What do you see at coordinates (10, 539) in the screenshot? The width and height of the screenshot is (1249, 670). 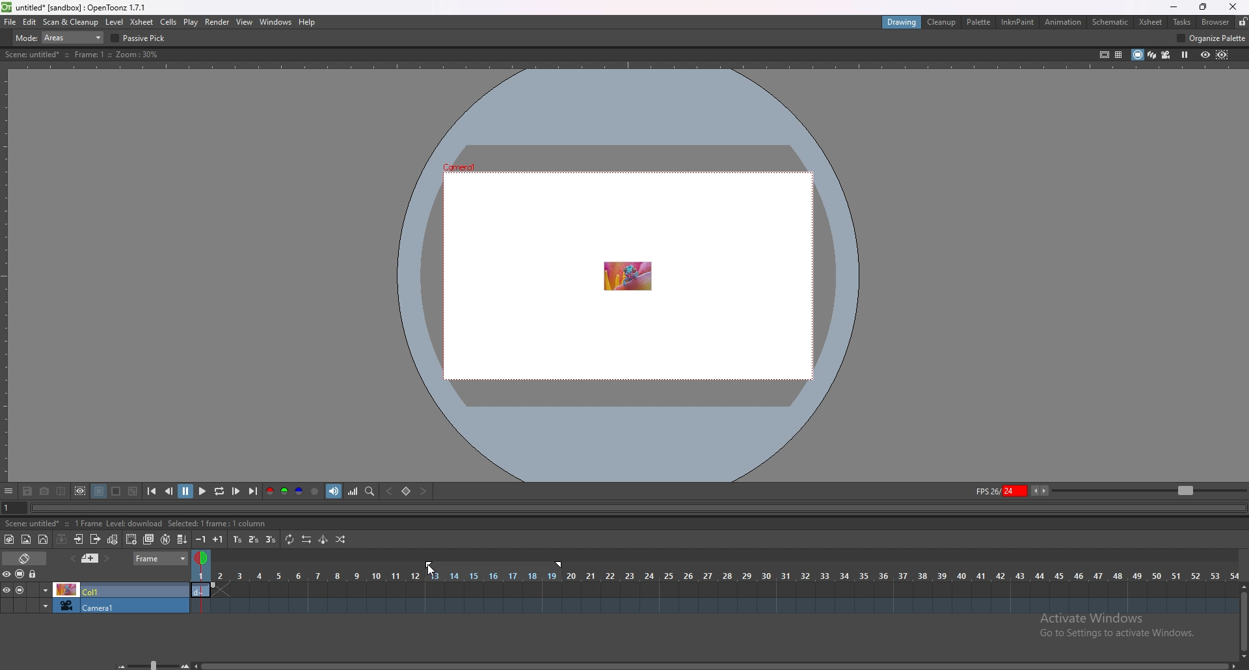 I see `new toonz raster level` at bounding box center [10, 539].